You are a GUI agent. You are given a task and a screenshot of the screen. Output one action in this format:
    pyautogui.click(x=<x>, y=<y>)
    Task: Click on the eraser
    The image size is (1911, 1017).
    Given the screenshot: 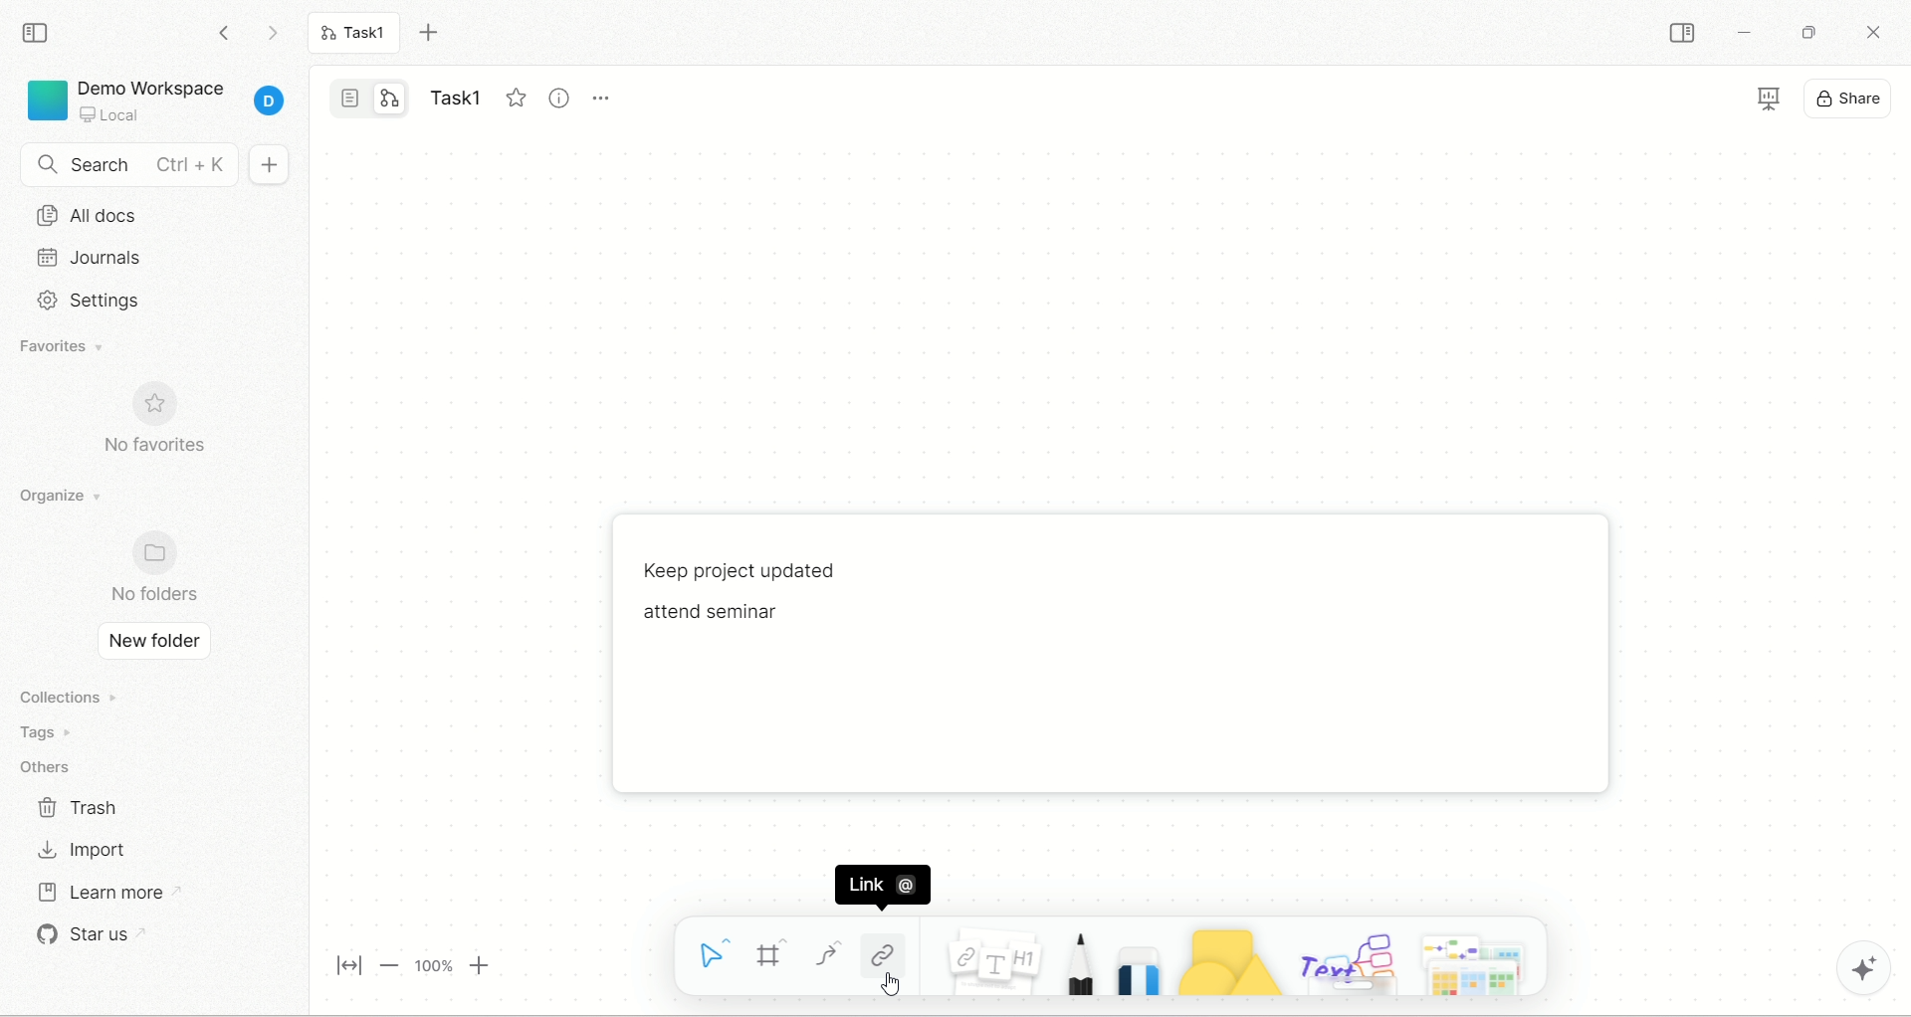 What is the action you would take?
    pyautogui.click(x=1138, y=970)
    